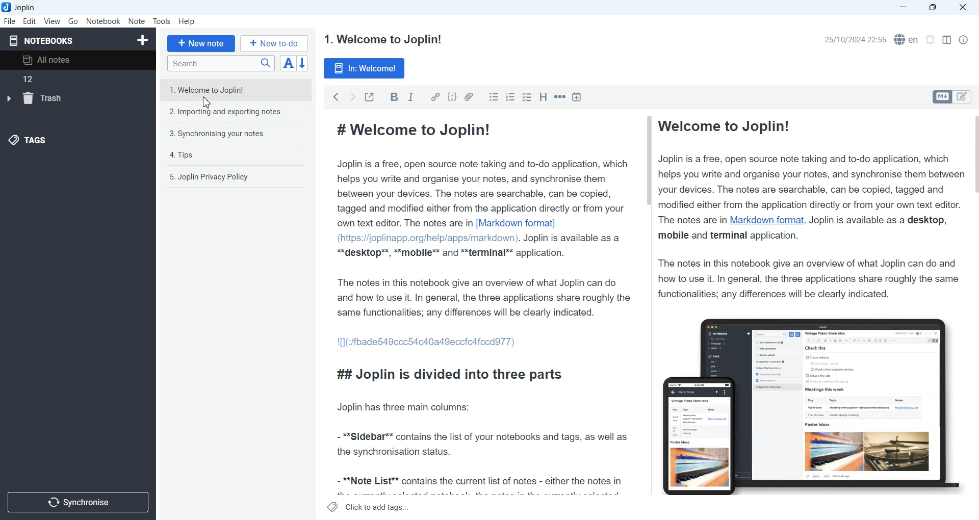 The image size is (979, 520). Describe the element at coordinates (162, 21) in the screenshot. I see `Tools` at that location.